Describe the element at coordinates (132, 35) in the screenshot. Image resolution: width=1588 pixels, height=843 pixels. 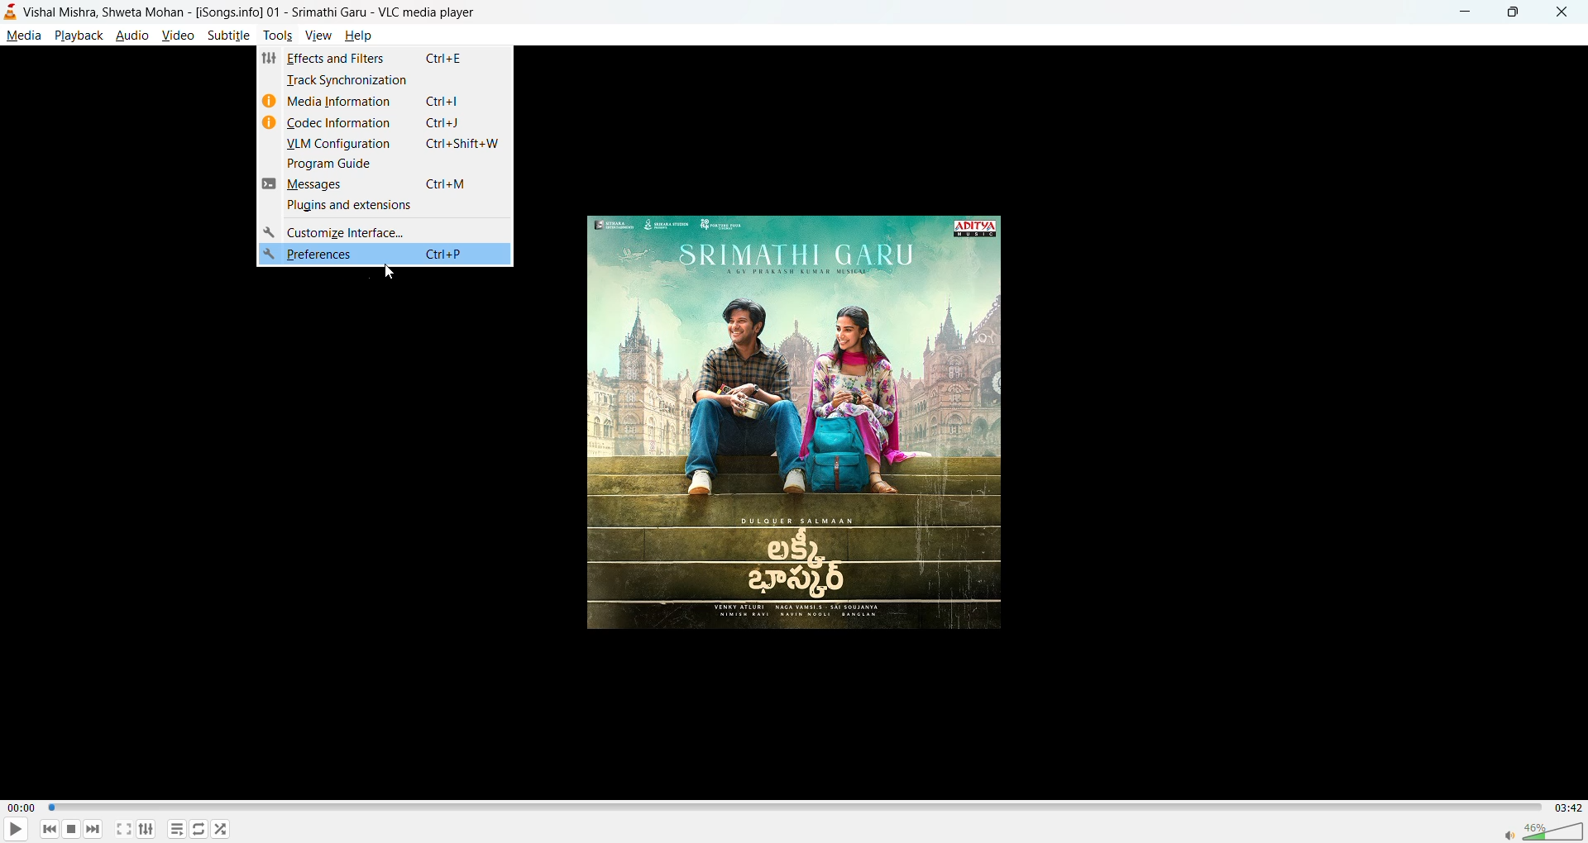
I see `audio` at that location.